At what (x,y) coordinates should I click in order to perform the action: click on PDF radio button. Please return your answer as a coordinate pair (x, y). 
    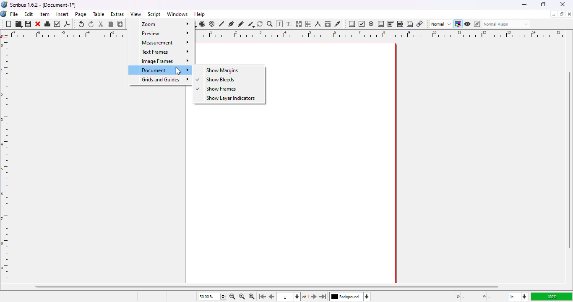
    Looking at the image, I should click on (371, 24).